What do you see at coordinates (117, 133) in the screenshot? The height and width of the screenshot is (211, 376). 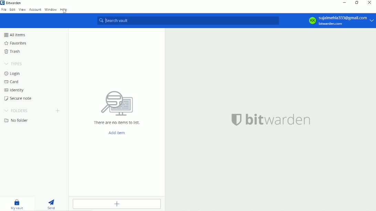 I see `Add item` at bounding box center [117, 133].